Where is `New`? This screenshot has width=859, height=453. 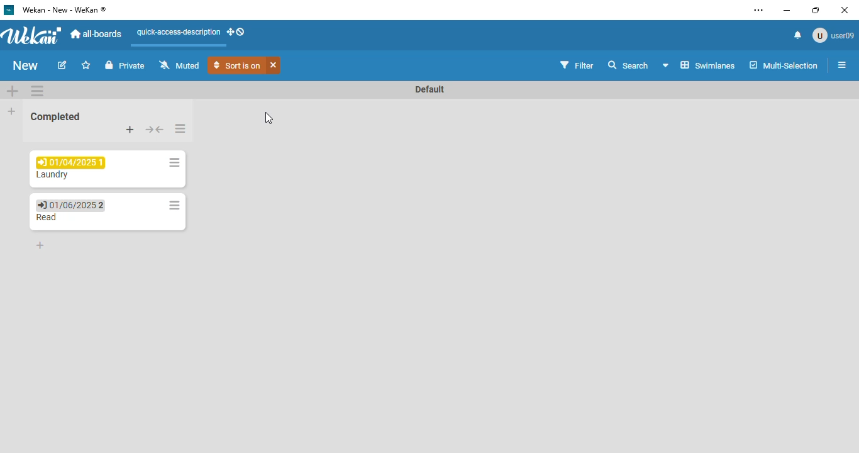 New is located at coordinates (24, 66).